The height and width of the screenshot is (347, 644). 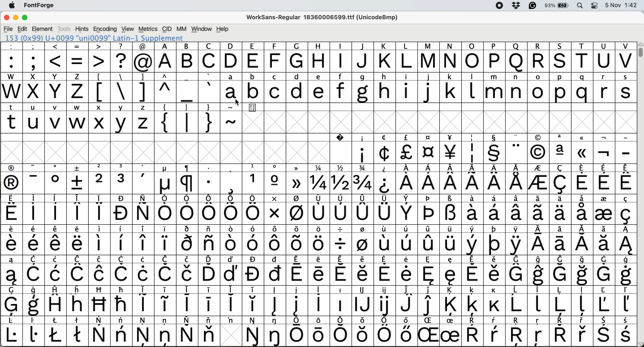 What do you see at coordinates (603, 88) in the screenshot?
I see `r` at bounding box center [603, 88].